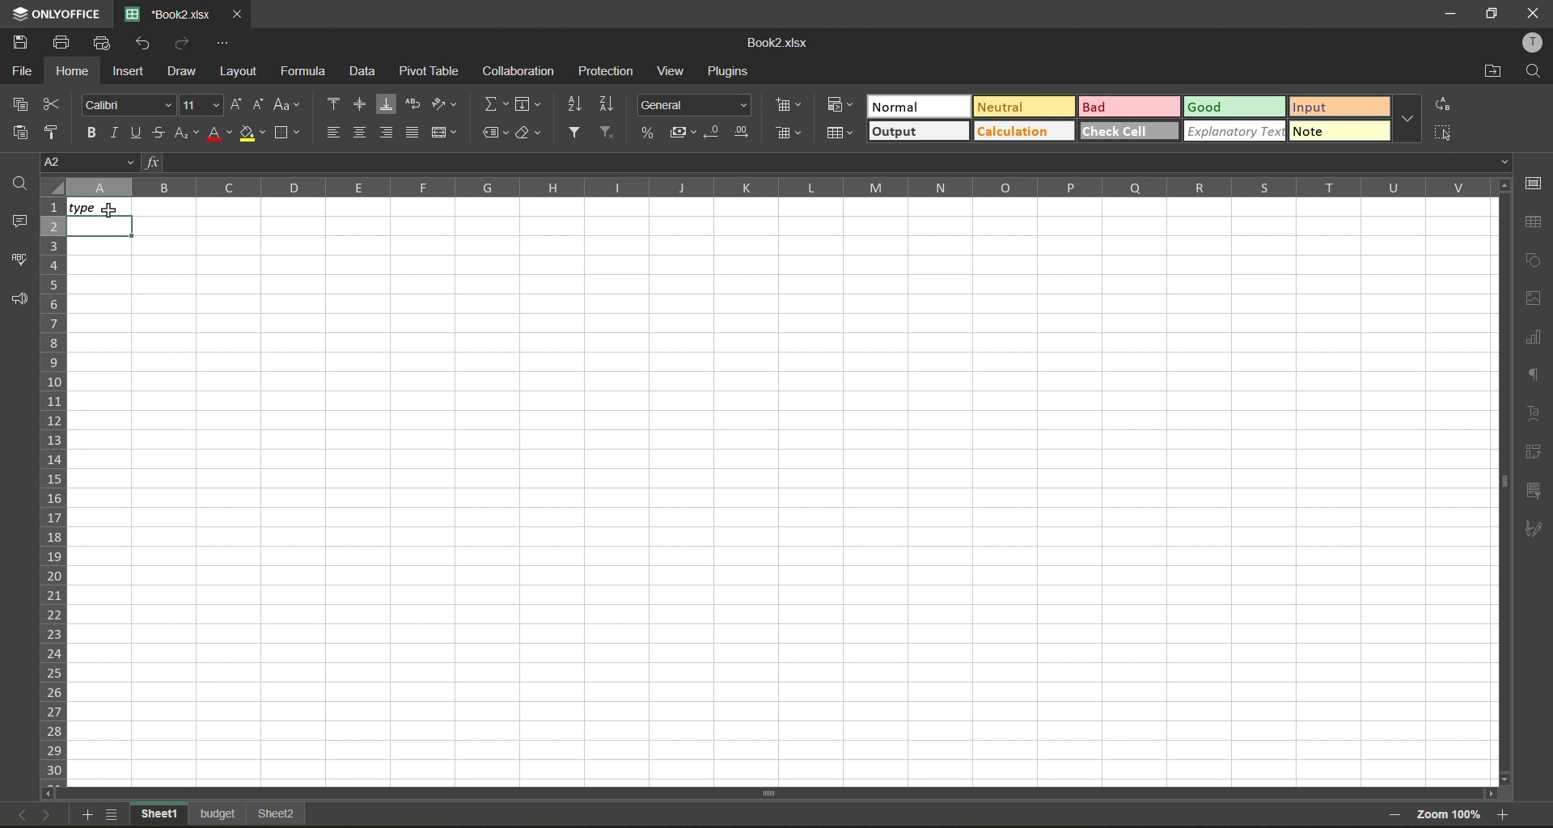  What do you see at coordinates (1489, 14) in the screenshot?
I see `maximize` at bounding box center [1489, 14].